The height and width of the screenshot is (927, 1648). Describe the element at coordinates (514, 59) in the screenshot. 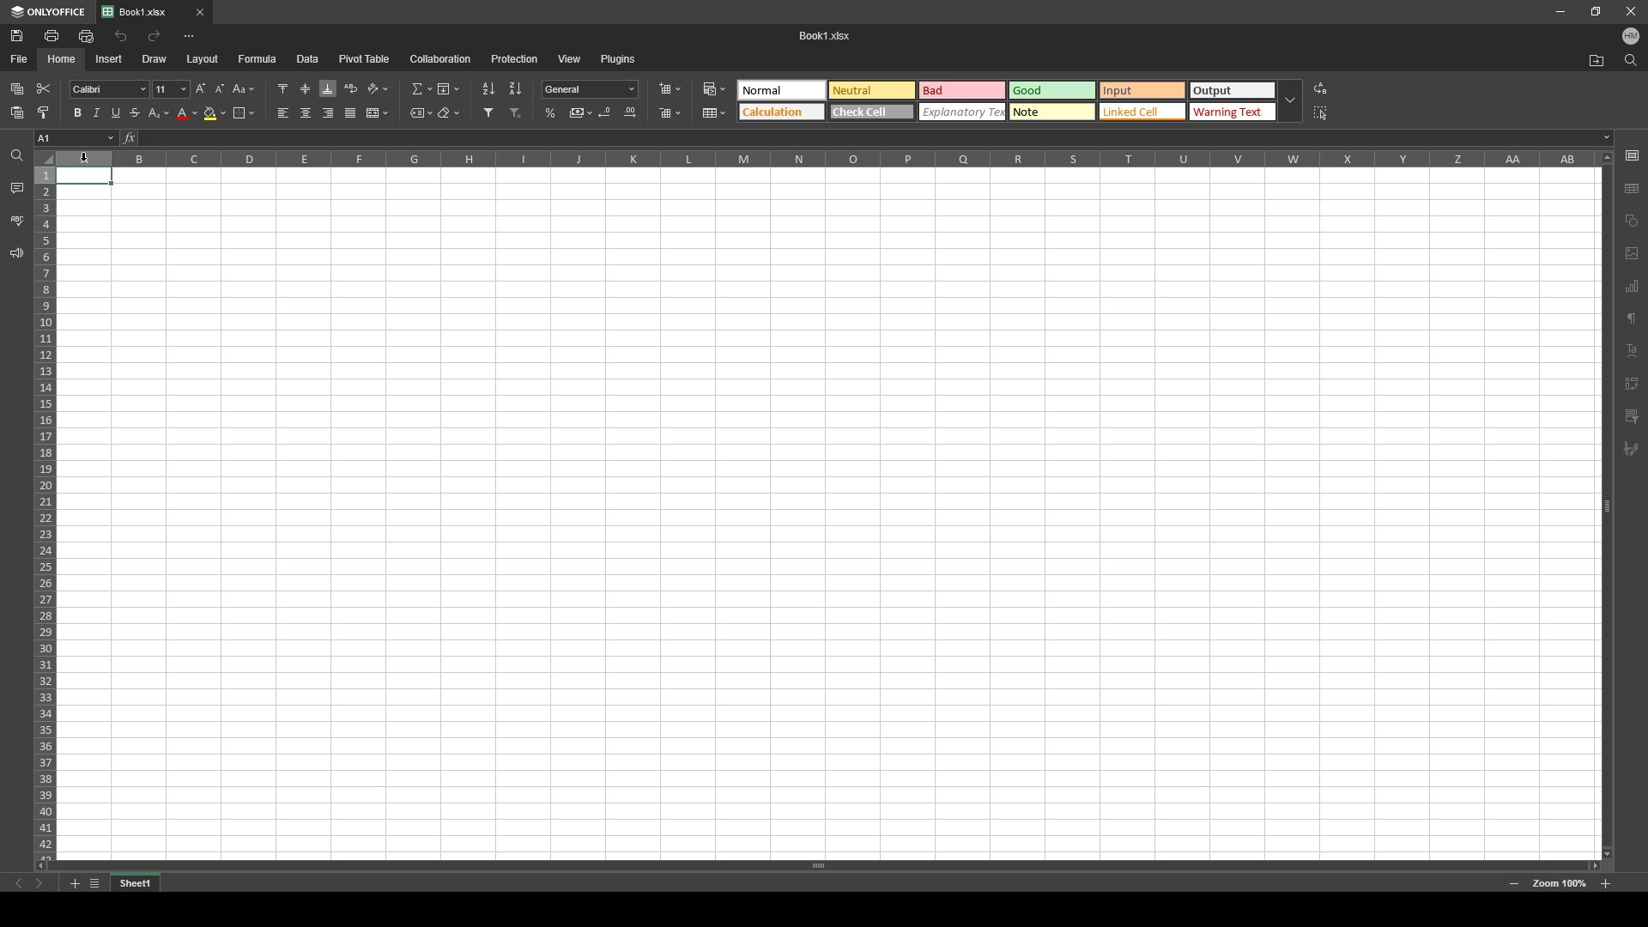

I see `protection` at that location.